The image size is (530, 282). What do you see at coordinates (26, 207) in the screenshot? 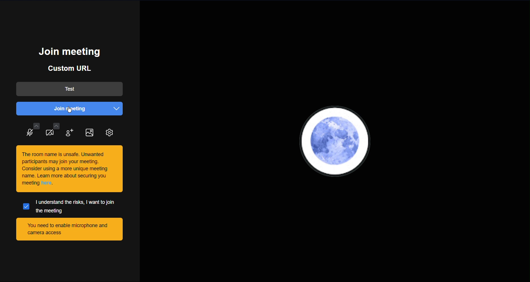
I see `Selected` at bounding box center [26, 207].